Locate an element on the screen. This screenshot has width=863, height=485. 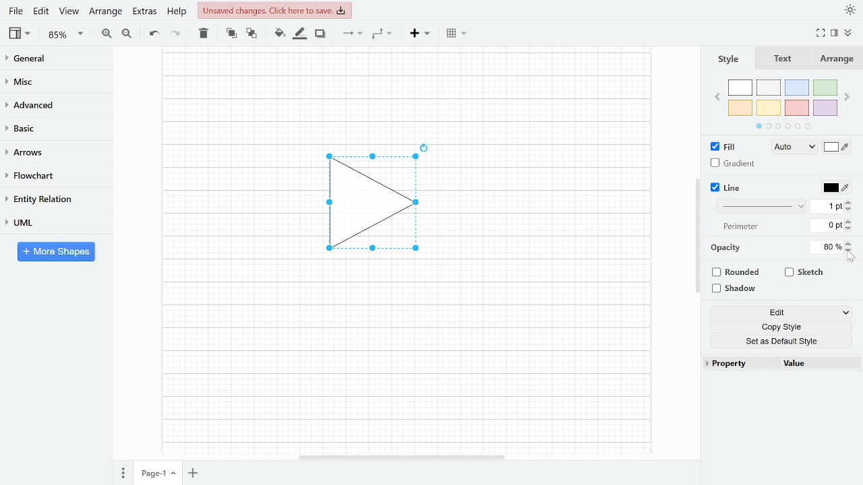
Flowchart is located at coordinates (51, 176).